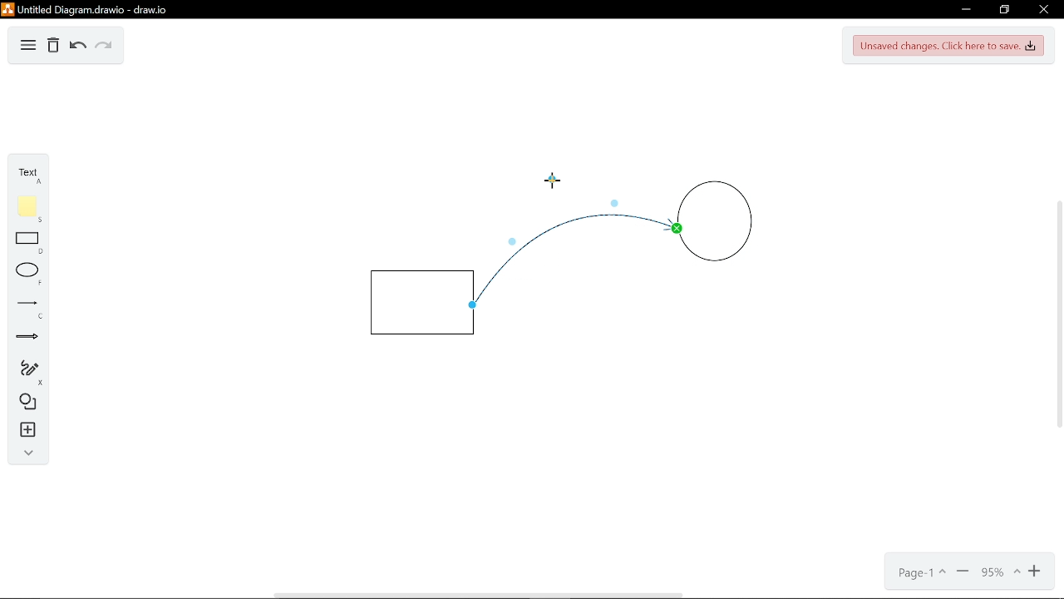  What do you see at coordinates (28, 47) in the screenshot?
I see `Diagram` at bounding box center [28, 47].